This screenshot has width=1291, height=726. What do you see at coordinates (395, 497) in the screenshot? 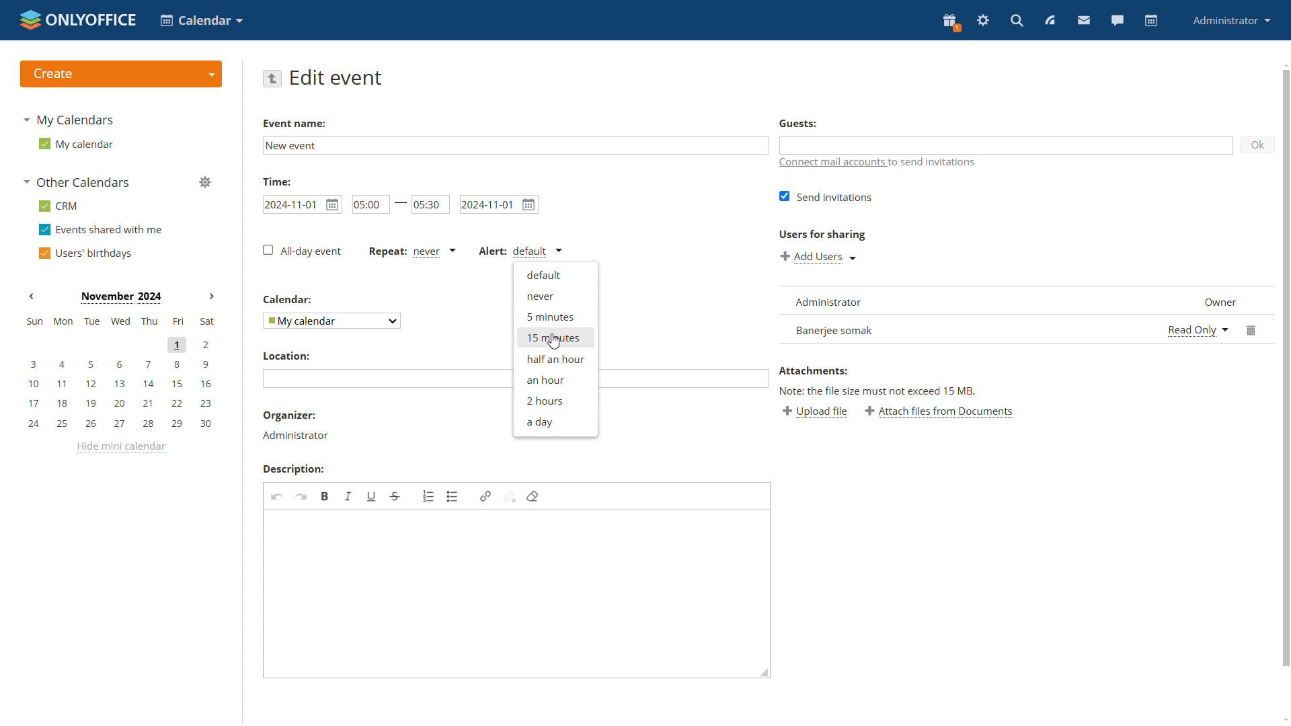
I see `strikethrough` at bounding box center [395, 497].